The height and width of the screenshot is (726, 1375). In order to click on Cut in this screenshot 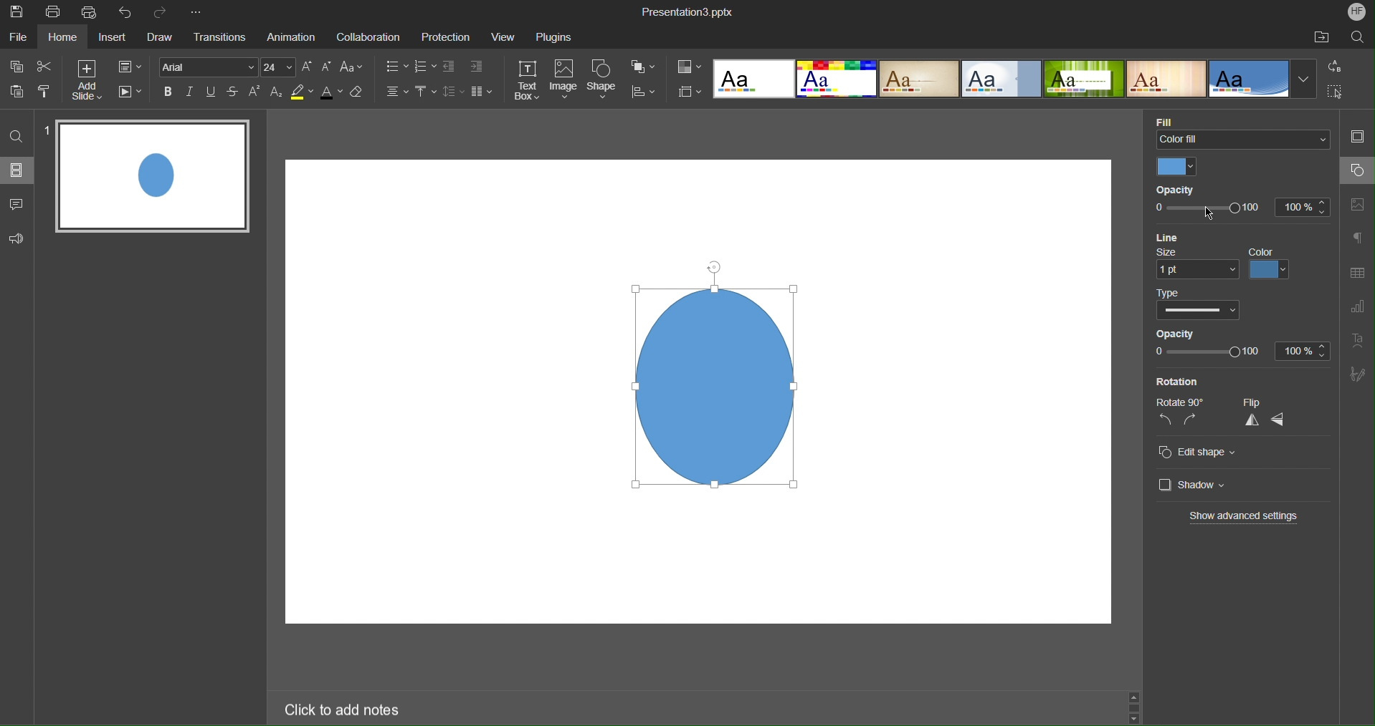, I will do `click(46, 67)`.